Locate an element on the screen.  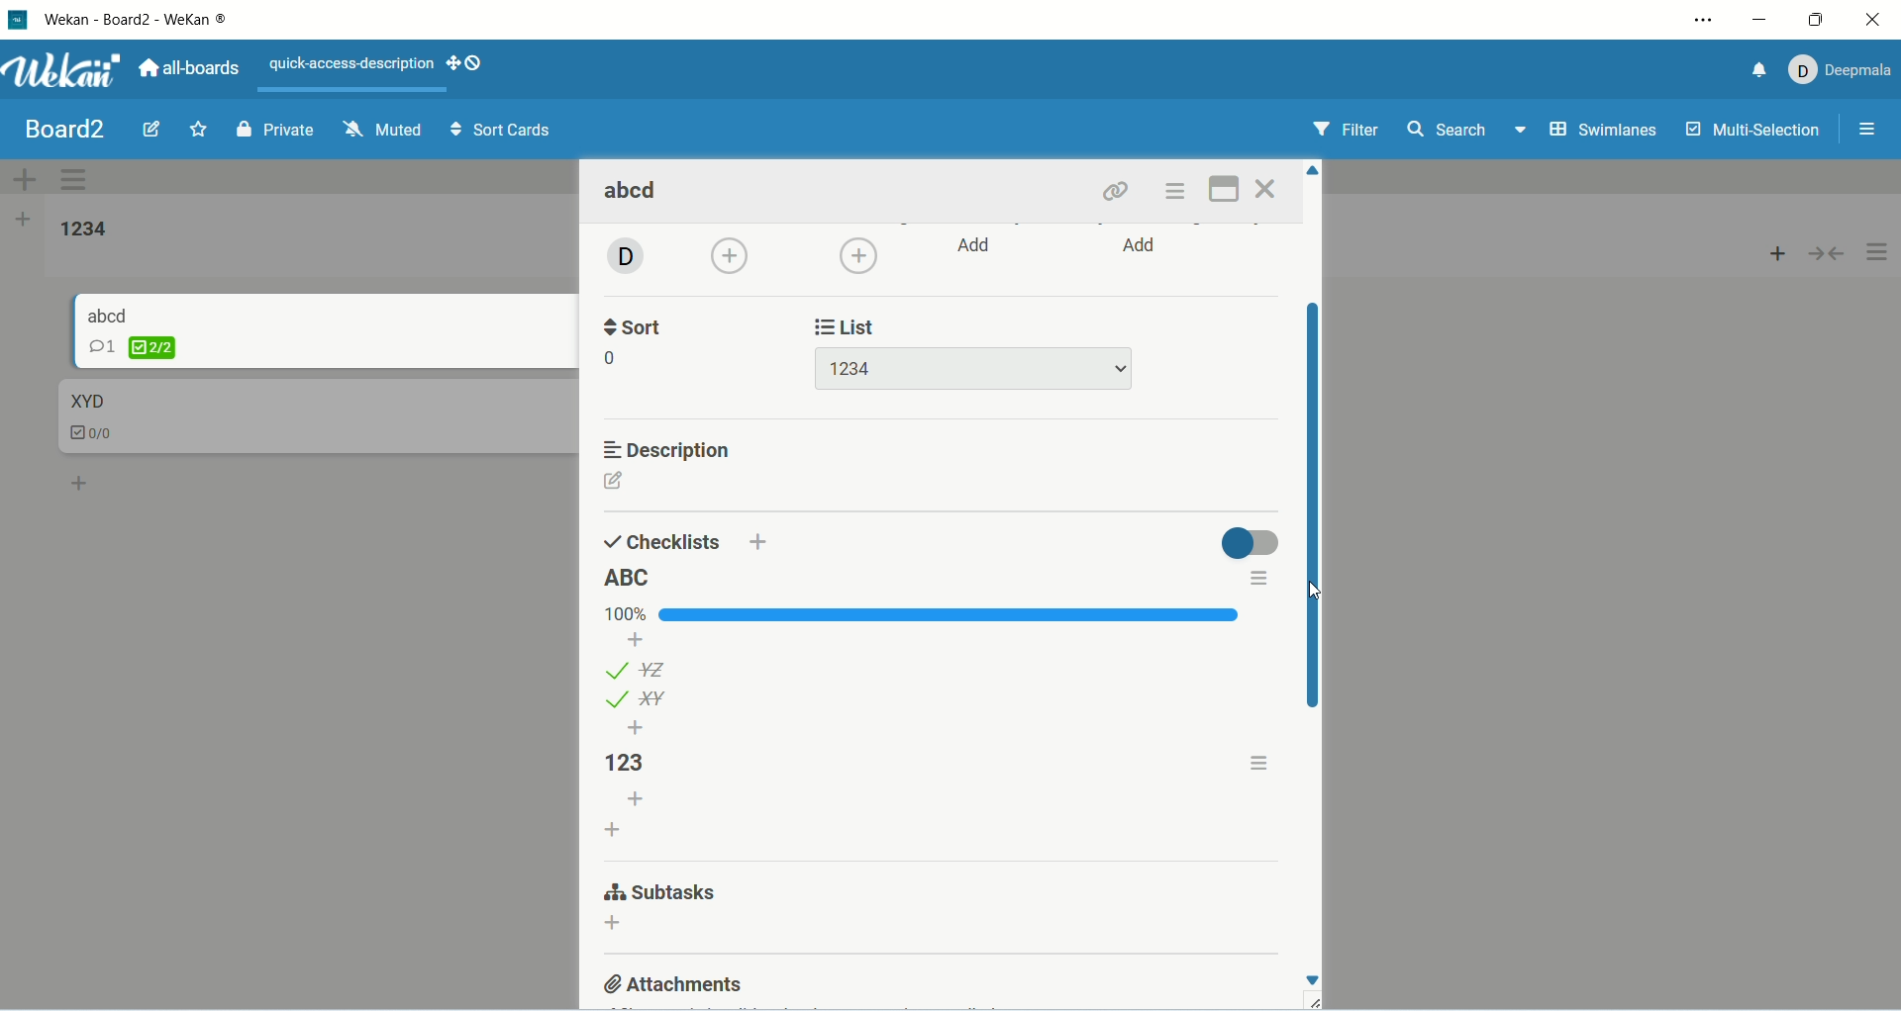
options is located at coordinates (1880, 253).